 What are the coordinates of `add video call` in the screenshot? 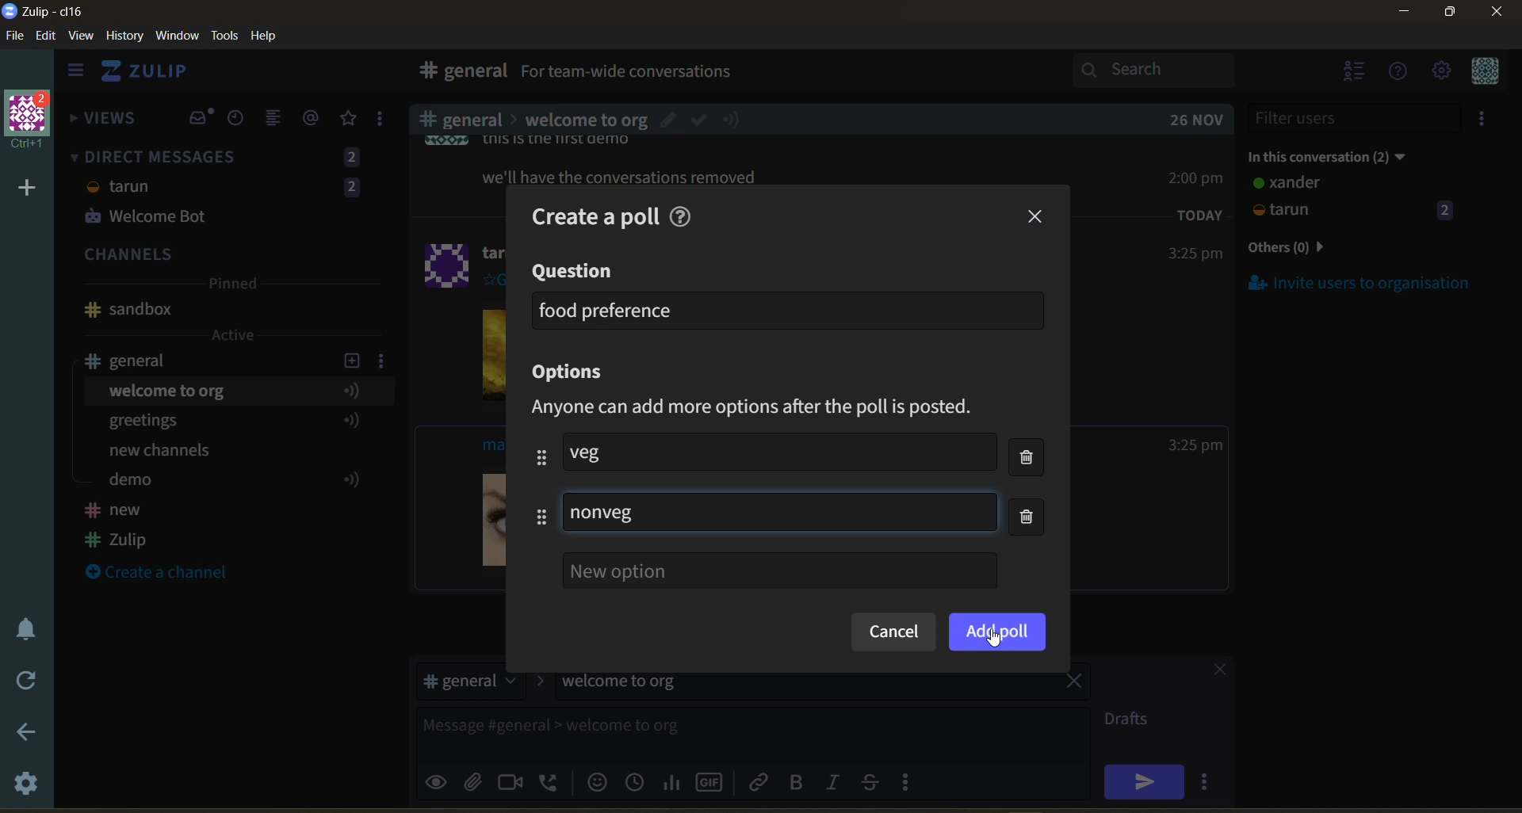 It's located at (511, 781).